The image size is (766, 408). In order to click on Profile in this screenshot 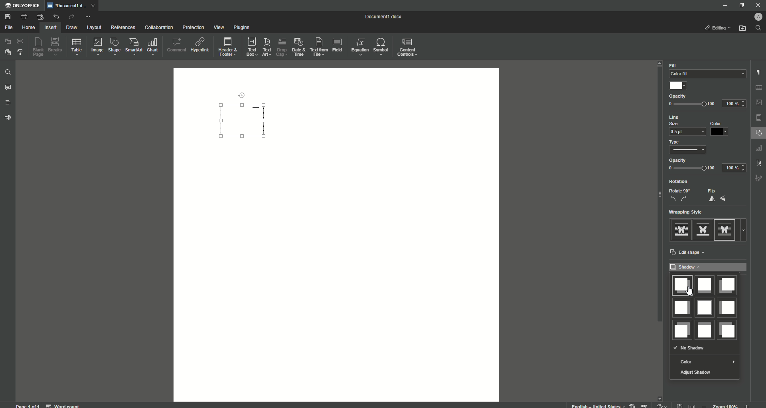, I will do `click(757, 17)`.